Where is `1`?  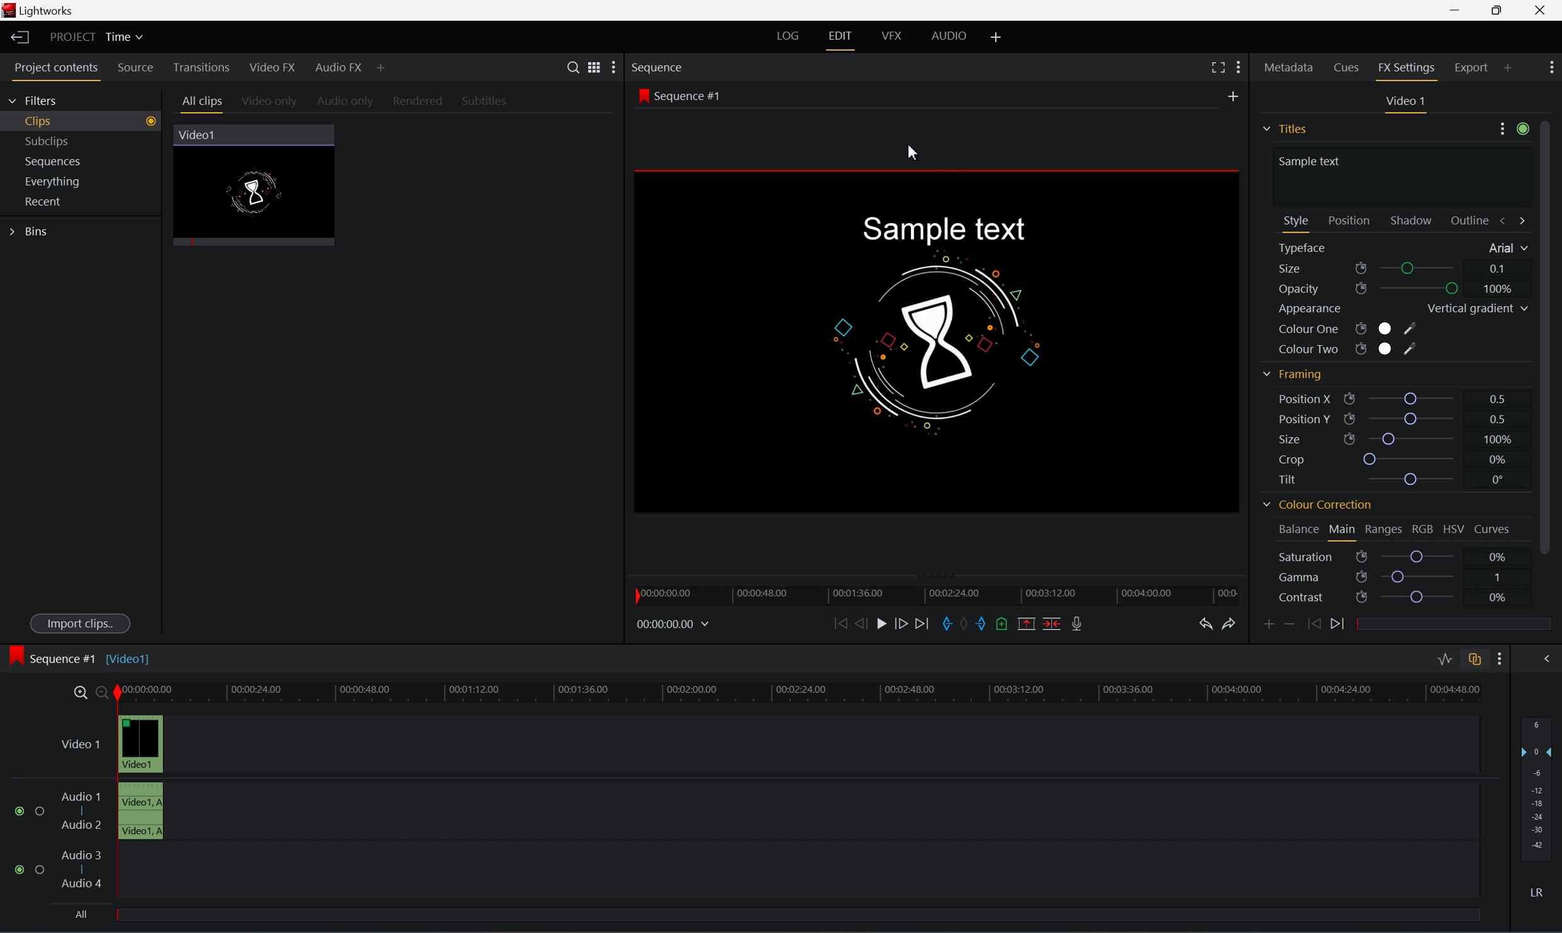
1 is located at coordinates (1498, 575).